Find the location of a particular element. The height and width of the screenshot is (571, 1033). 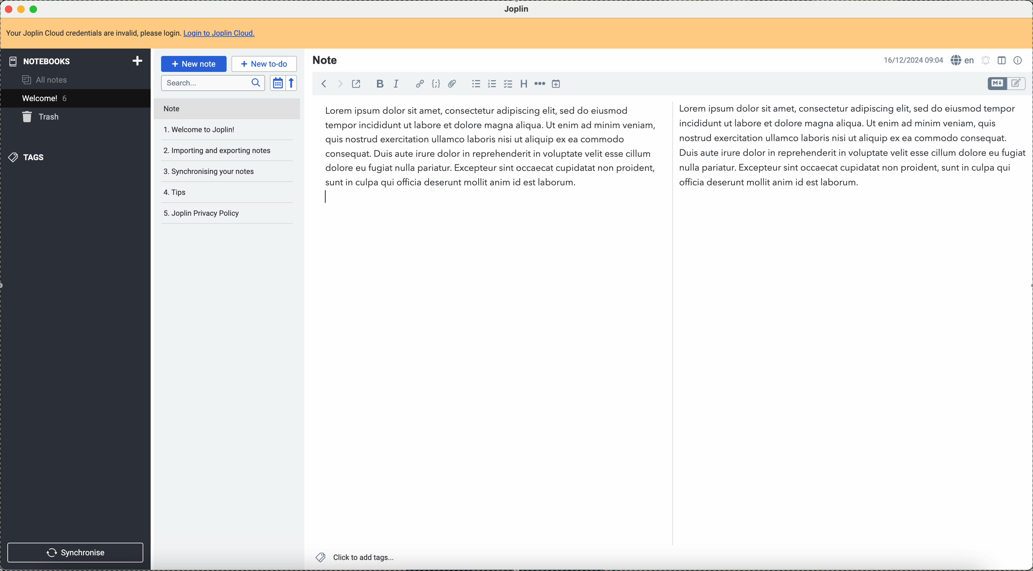

reverse sort order is located at coordinates (292, 83).